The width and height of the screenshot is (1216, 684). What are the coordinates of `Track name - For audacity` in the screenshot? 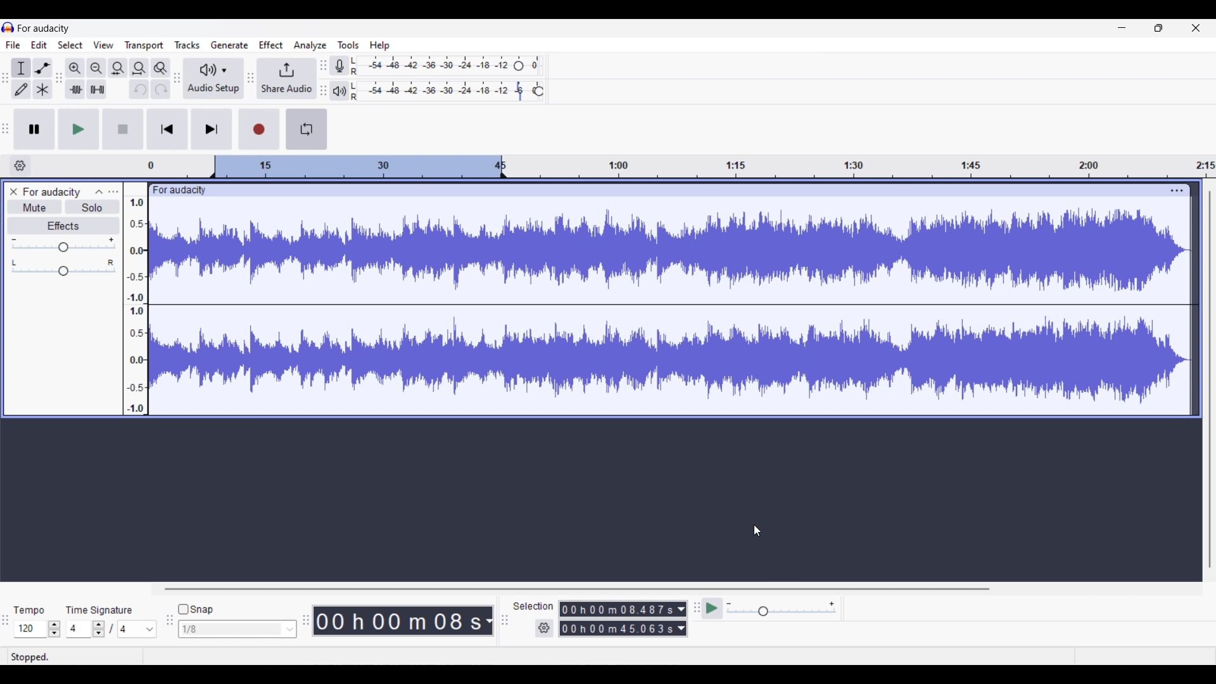 It's located at (53, 192).